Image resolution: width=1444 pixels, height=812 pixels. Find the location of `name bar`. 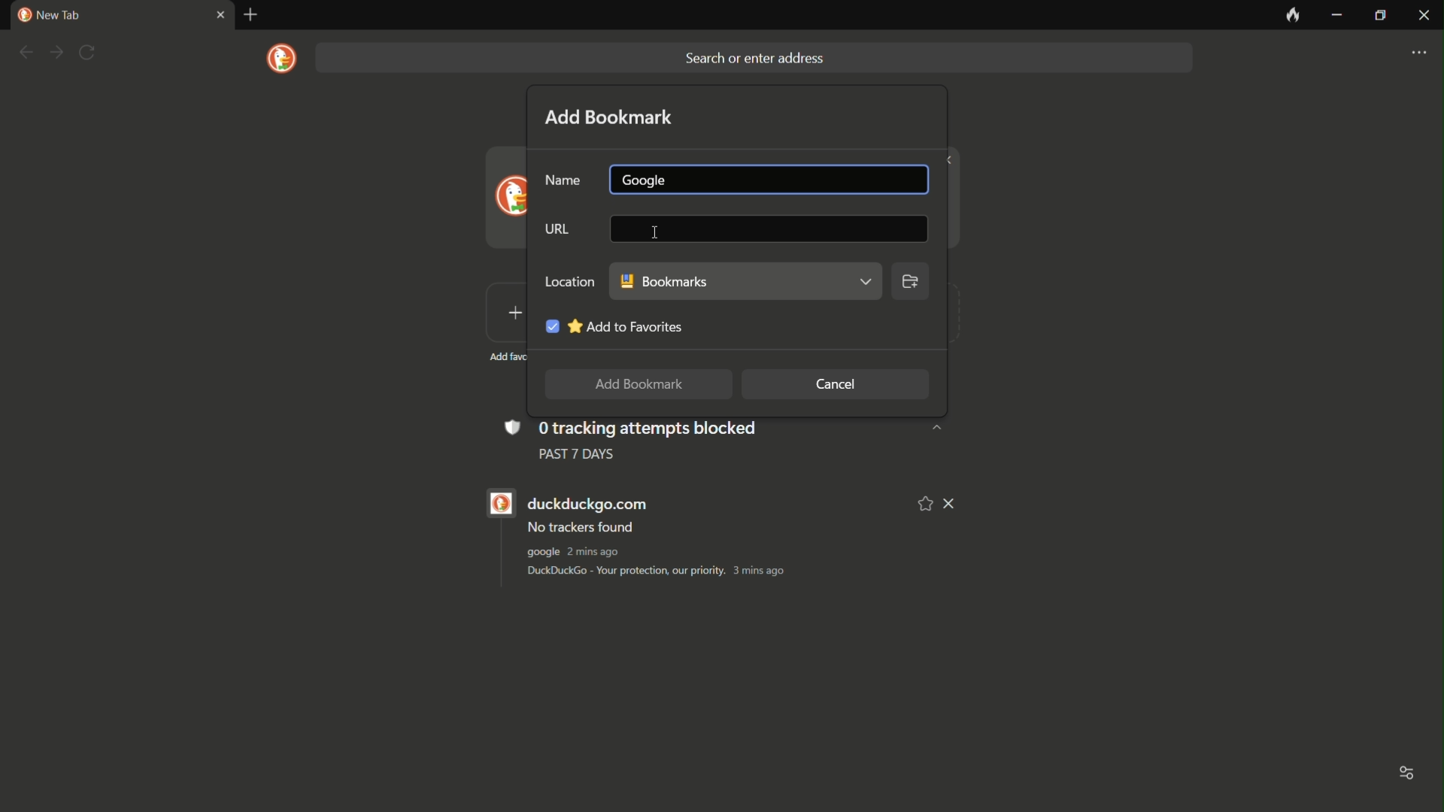

name bar is located at coordinates (766, 177).